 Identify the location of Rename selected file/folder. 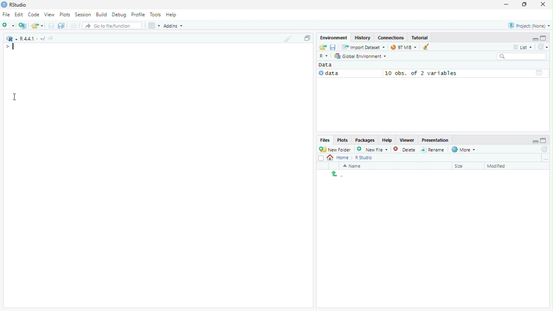
(432, 149).